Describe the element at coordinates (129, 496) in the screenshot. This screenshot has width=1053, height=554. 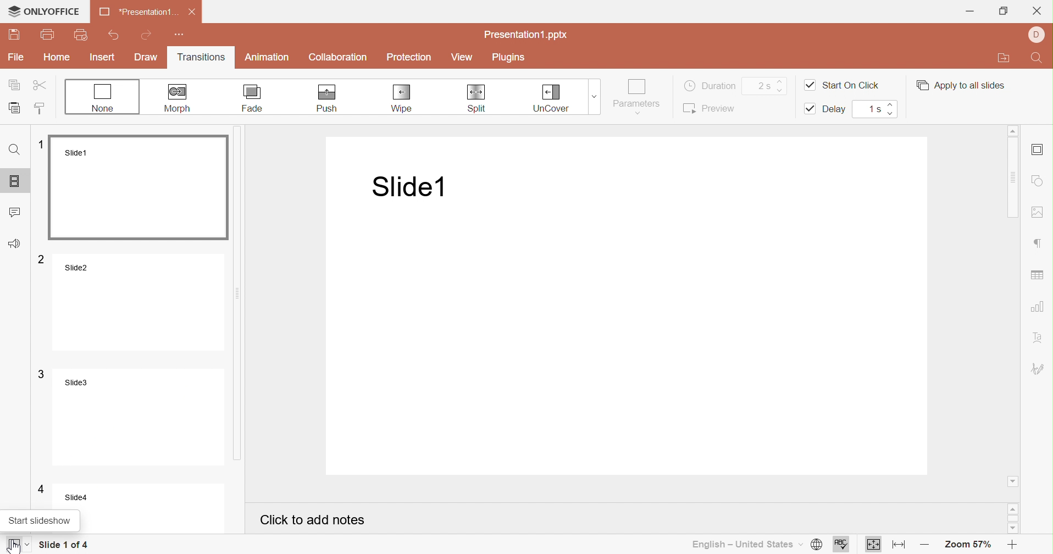
I see `Slide4` at that location.